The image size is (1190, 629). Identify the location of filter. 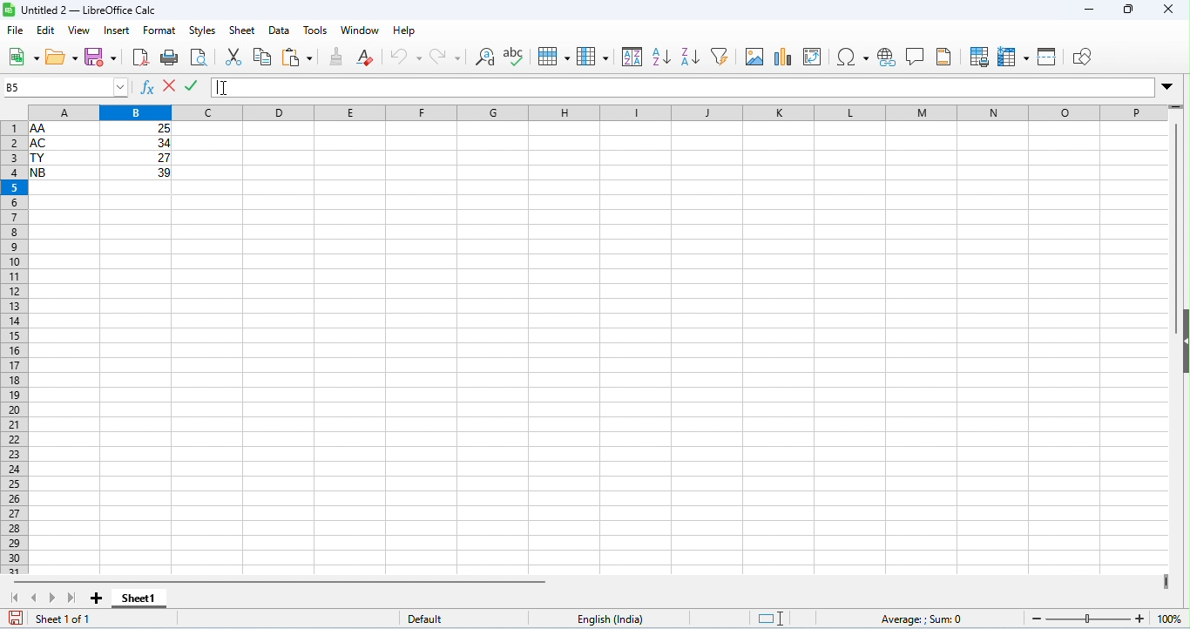
(723, 55).